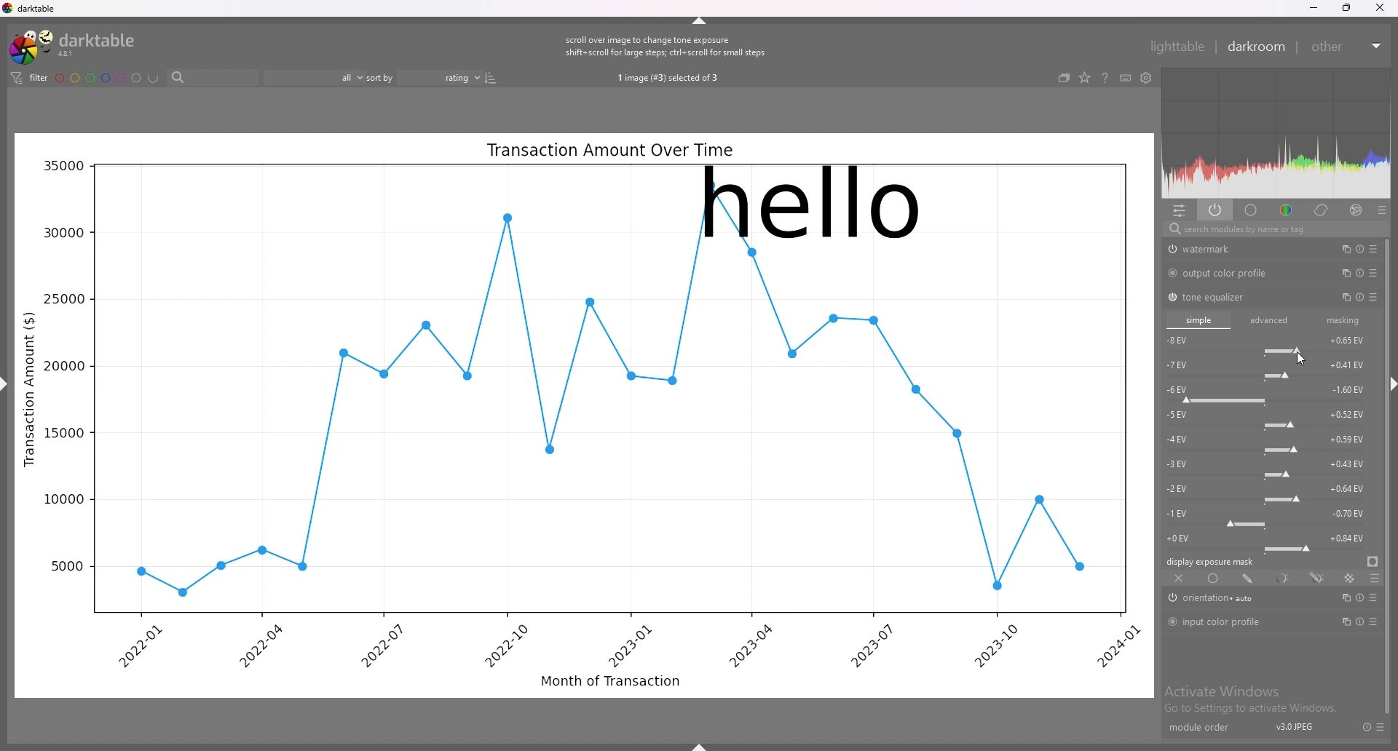 Image resolution: width=1398 pixels, height=751 pixels. What do you see at coordinates (1270, 492) in the screenshot?
I see `-2 EV force` at bounding box center [1270, 492].